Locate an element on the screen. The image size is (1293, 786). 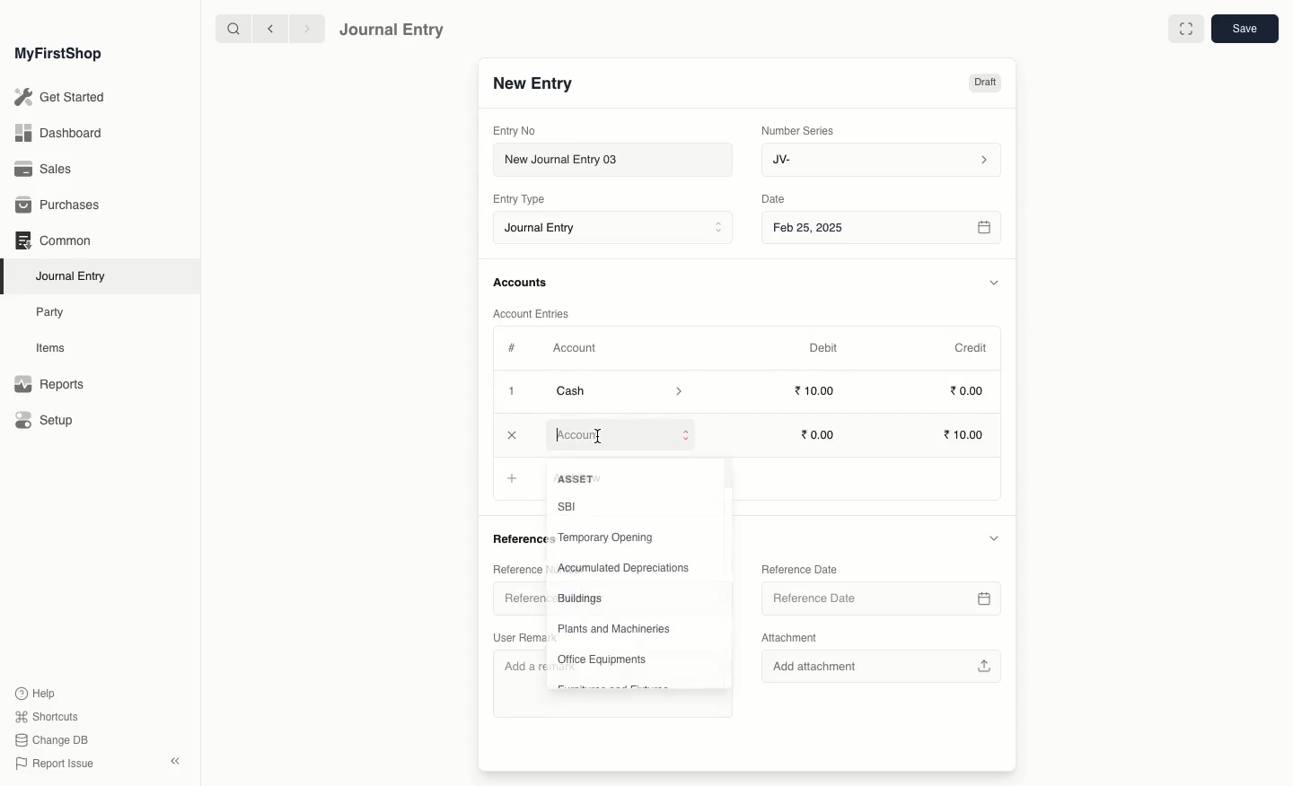
search is located at coordinates (229, 29).